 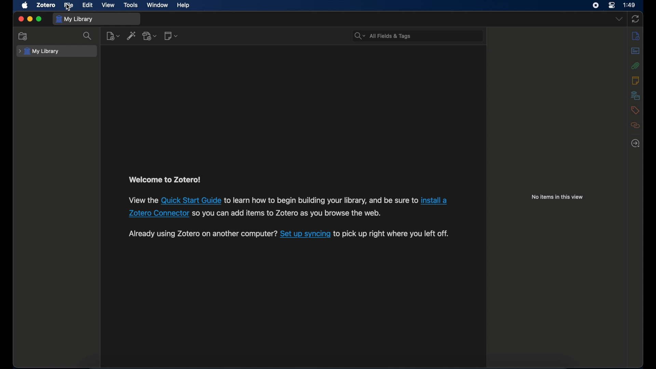 I want to click on add item by identifier, so click(x=132, y=36).